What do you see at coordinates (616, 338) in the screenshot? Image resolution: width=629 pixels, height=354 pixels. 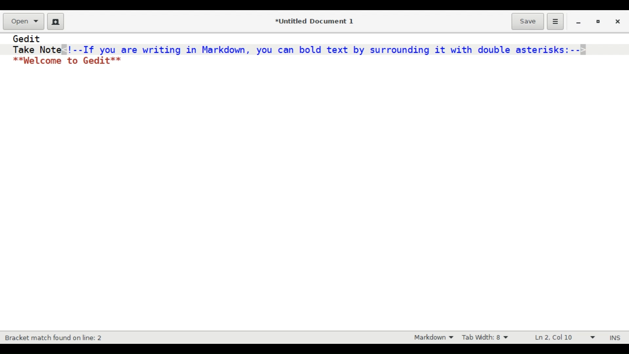 I see `INS` at bounding box center [616, 338].